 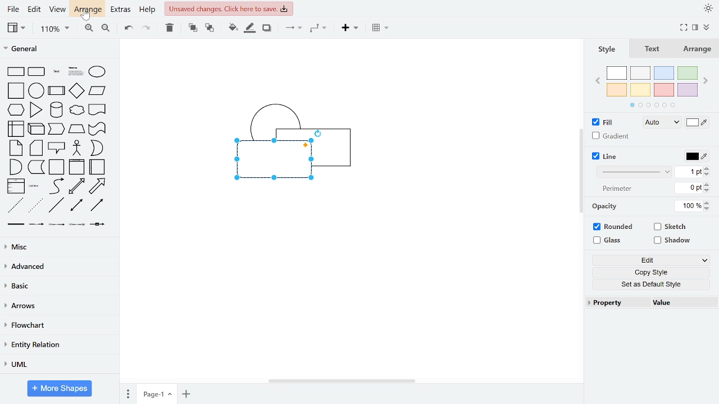 I want to click on full screen, so click(x=684, y=27).